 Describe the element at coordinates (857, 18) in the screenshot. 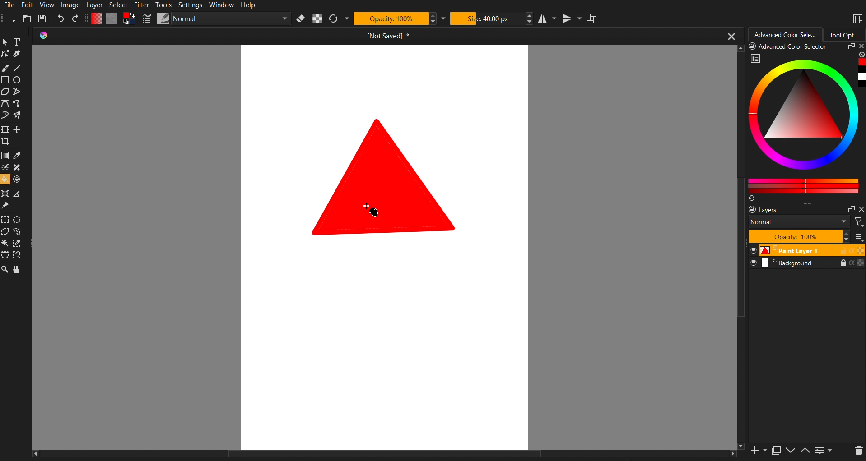

I see `Workspaces` at that location.